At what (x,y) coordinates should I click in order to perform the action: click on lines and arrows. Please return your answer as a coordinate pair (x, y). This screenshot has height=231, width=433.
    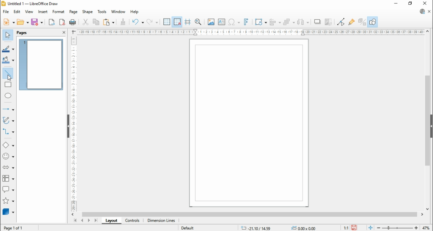
    Looking at the image, I should click on (7, 109).